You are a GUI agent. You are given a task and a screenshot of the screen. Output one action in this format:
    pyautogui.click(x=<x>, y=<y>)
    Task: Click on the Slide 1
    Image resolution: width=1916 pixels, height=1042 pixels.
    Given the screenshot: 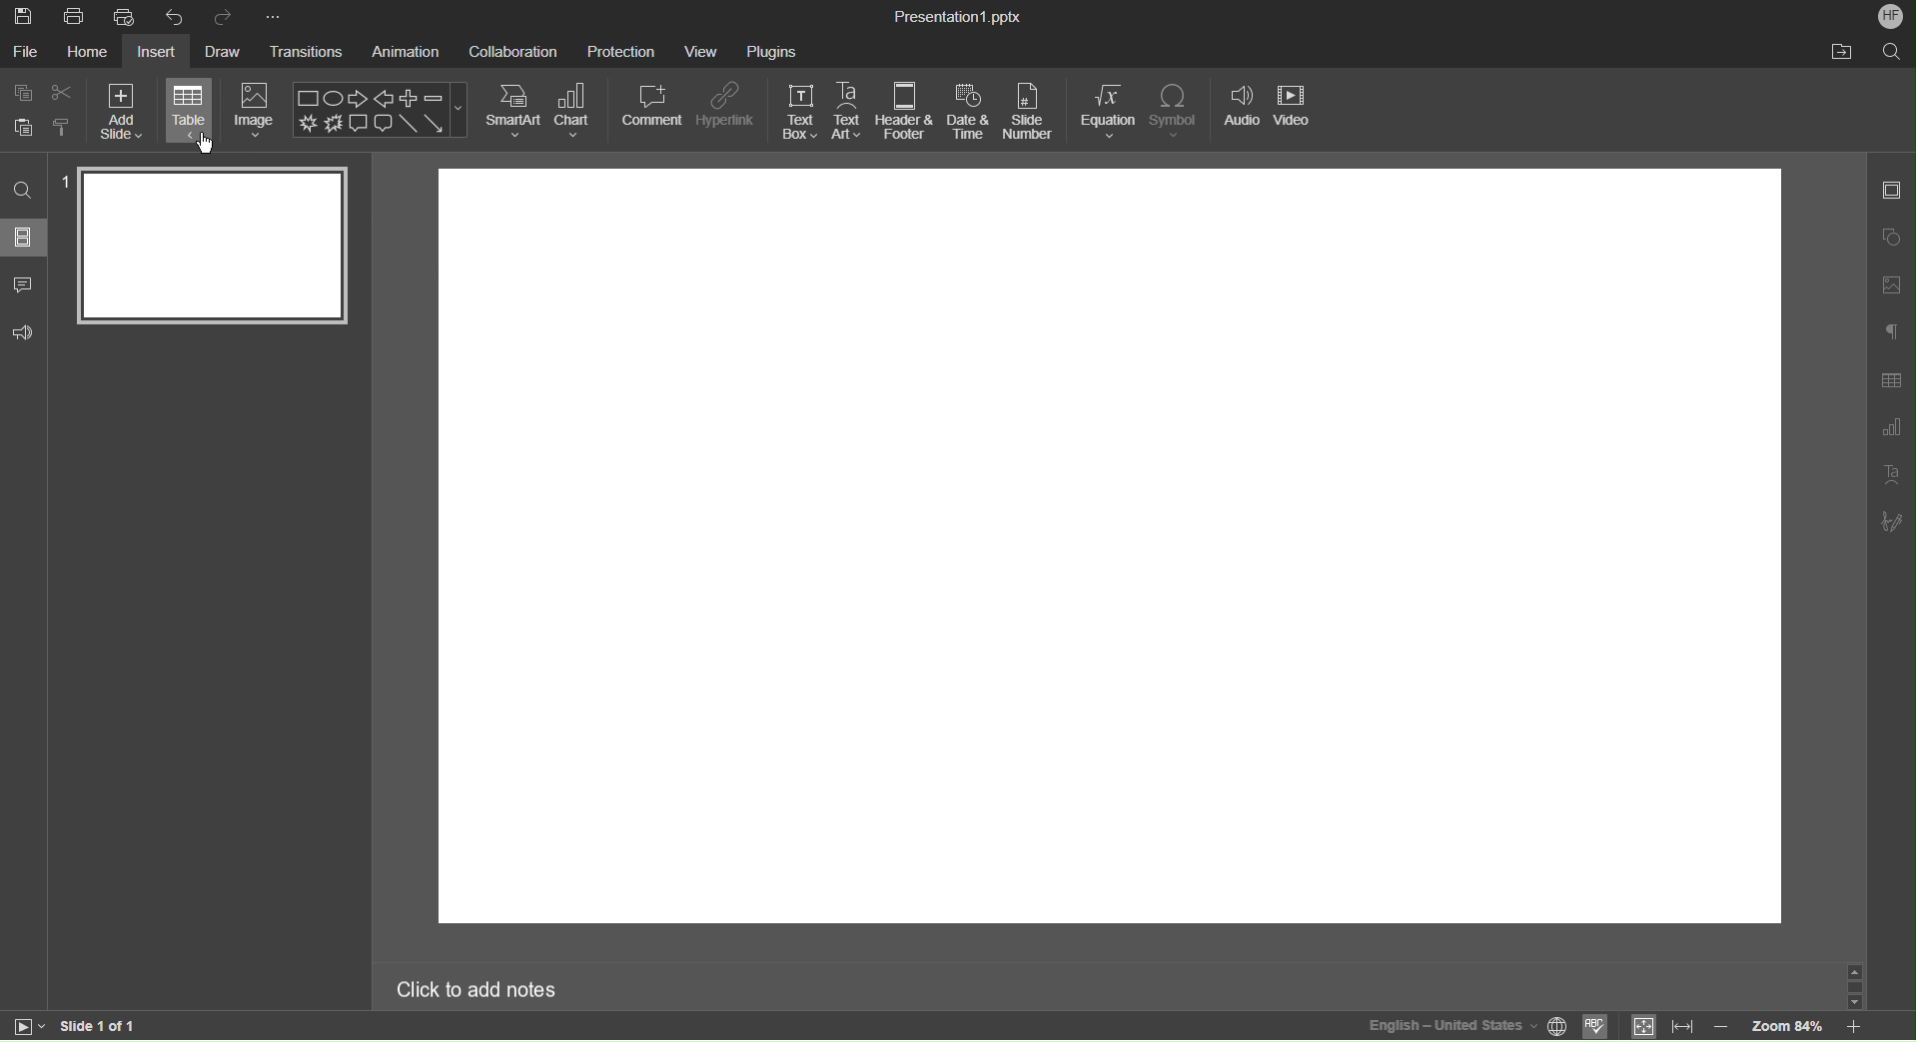 What is the action you would take?
    pyautogui.click(x=213, y=248)
    